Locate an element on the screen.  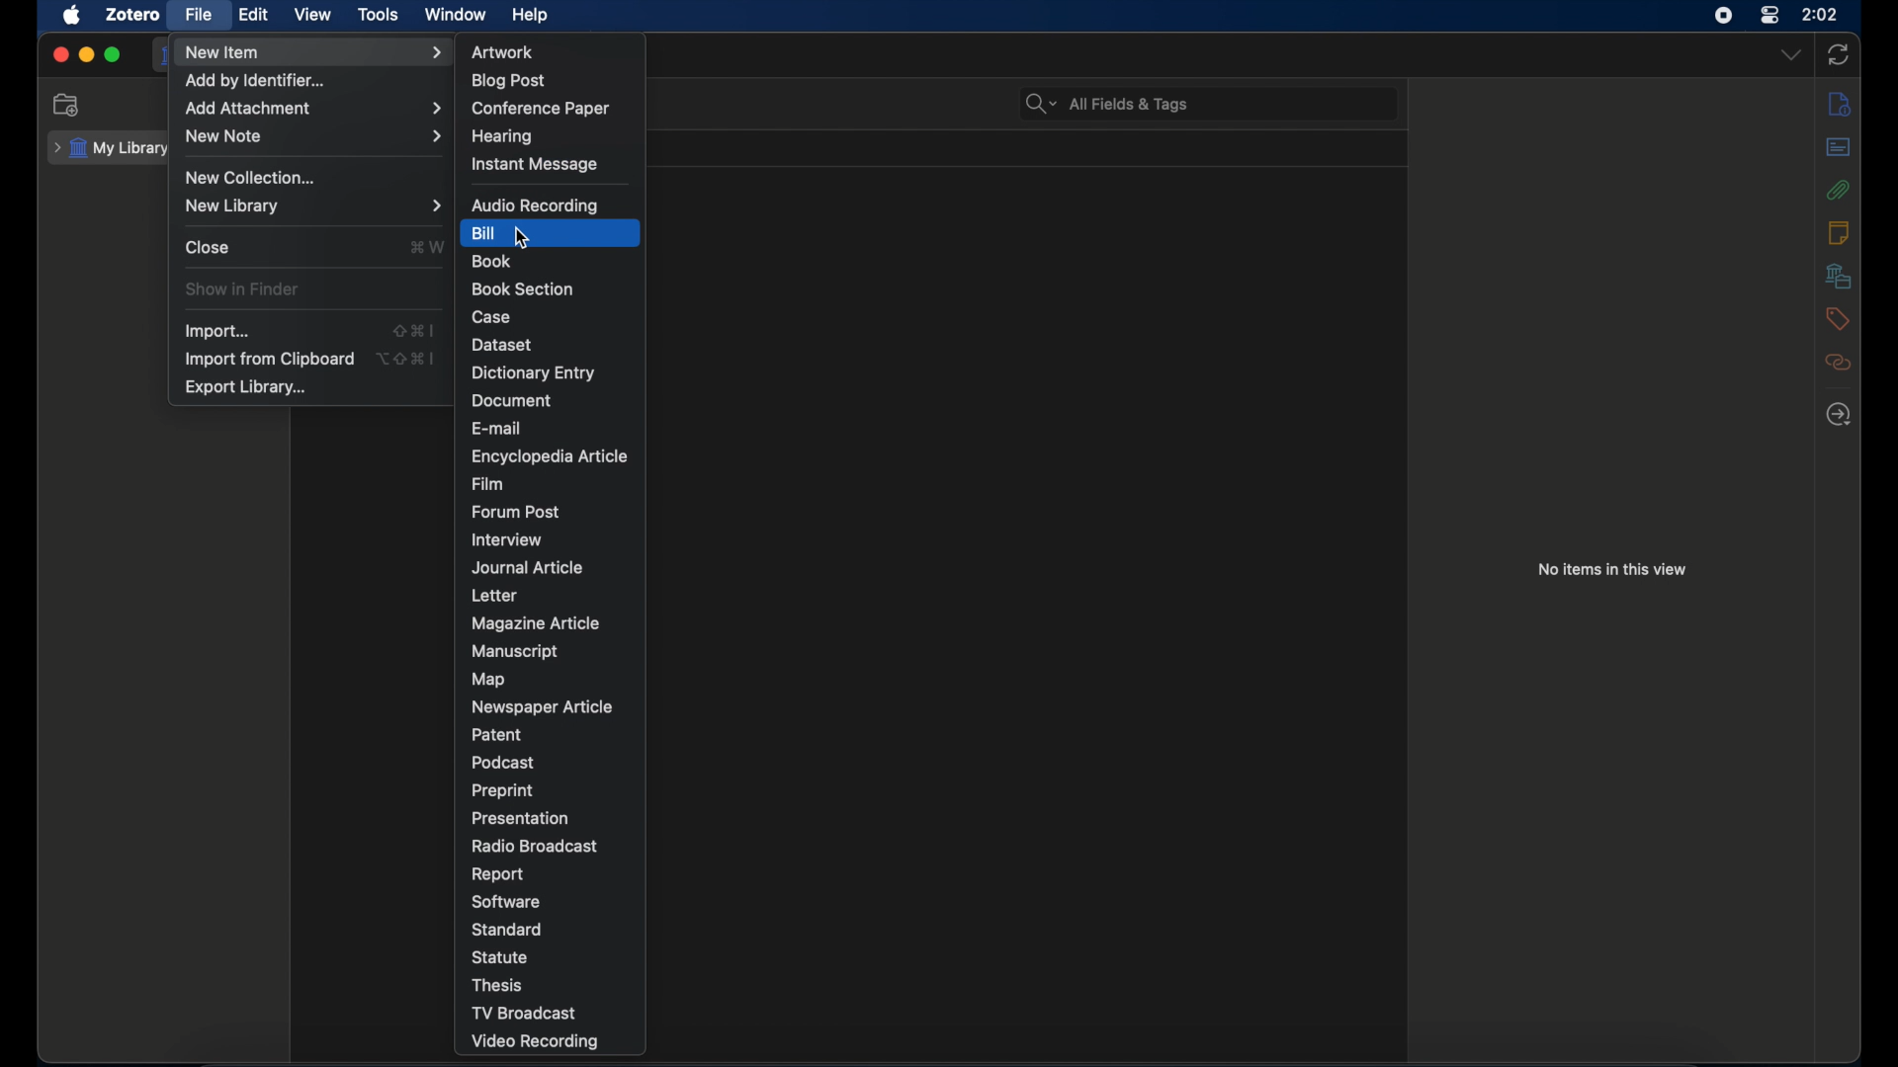
attachments is located at coordinates (1838, 190).